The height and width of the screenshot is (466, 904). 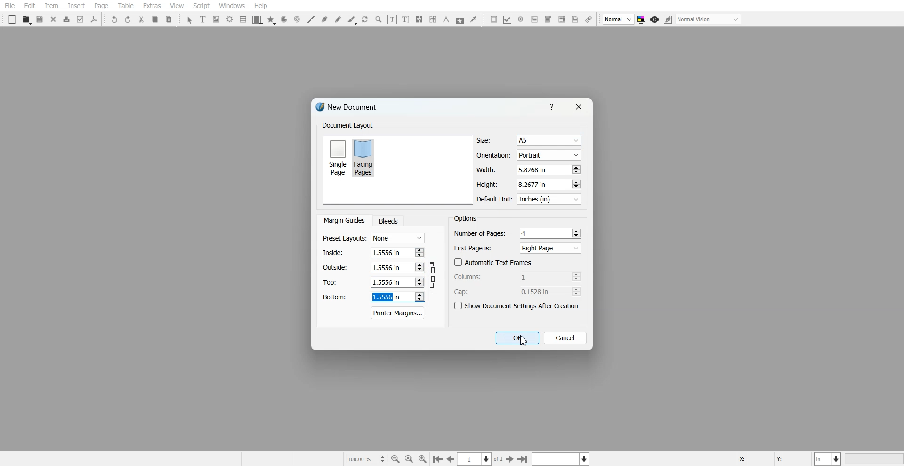 I want to click on Go to the first page, so click(x=524, y=459).